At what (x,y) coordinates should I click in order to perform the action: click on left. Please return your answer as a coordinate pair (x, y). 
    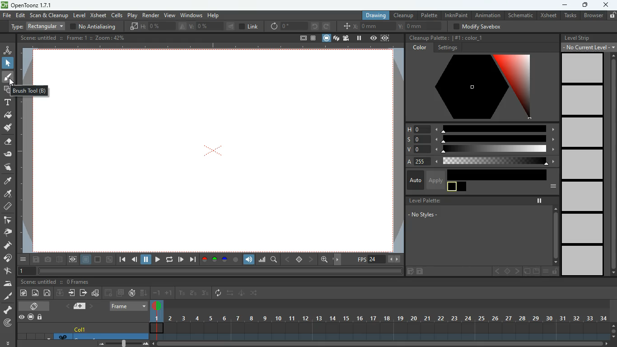
    Looking at the image, I should click on (286, 259).